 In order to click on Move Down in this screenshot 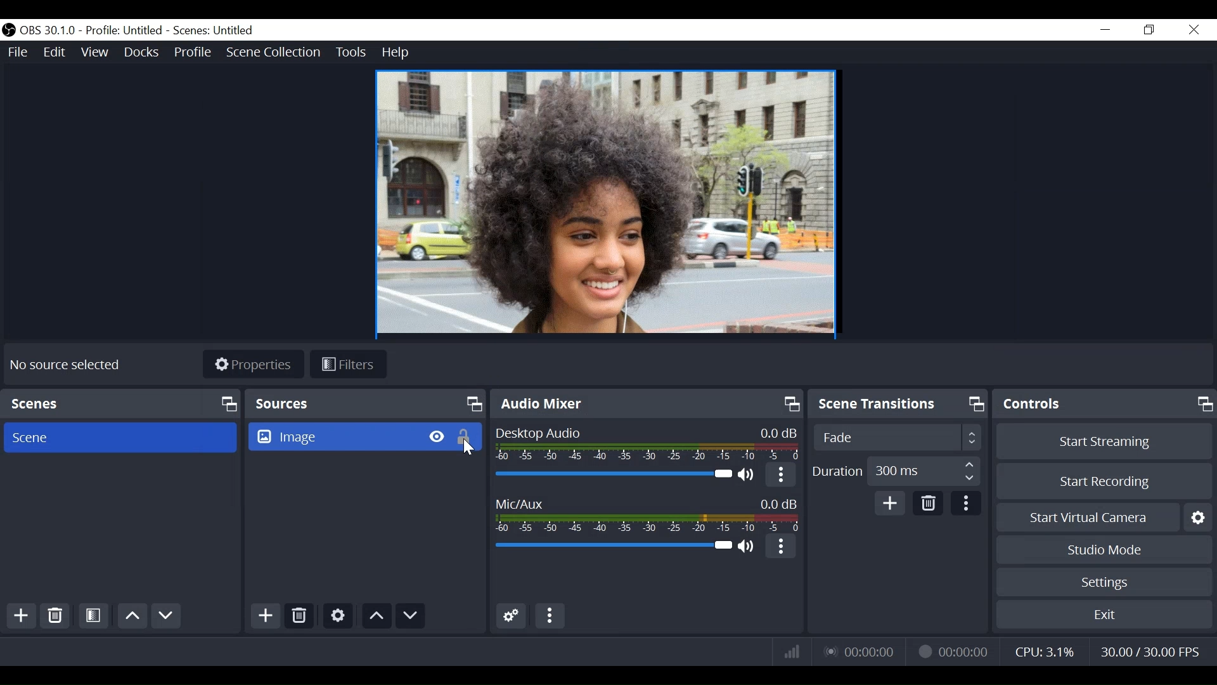, I will do `click(167, 615)`.